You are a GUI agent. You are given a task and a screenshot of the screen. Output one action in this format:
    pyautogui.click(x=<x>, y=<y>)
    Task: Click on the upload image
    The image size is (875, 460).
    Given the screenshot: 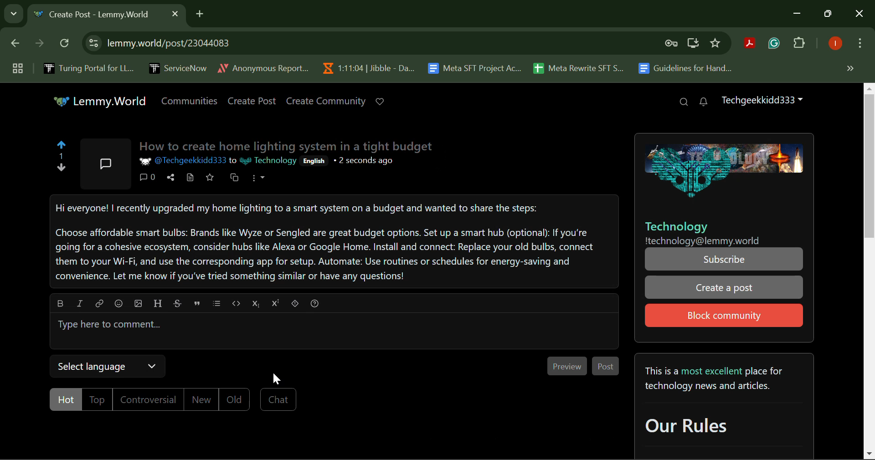 What is the action you would take?
    pyautogui.click(x=138, y=304)
    